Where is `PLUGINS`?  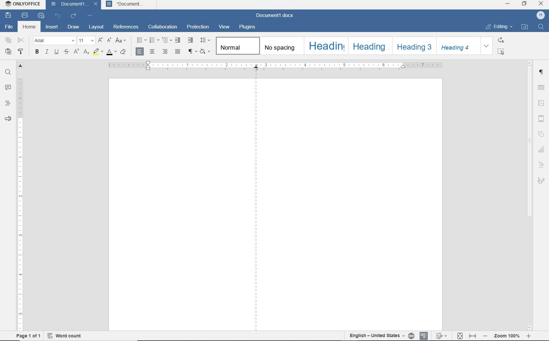
PLUGINS is located at coordinates (248, 27).